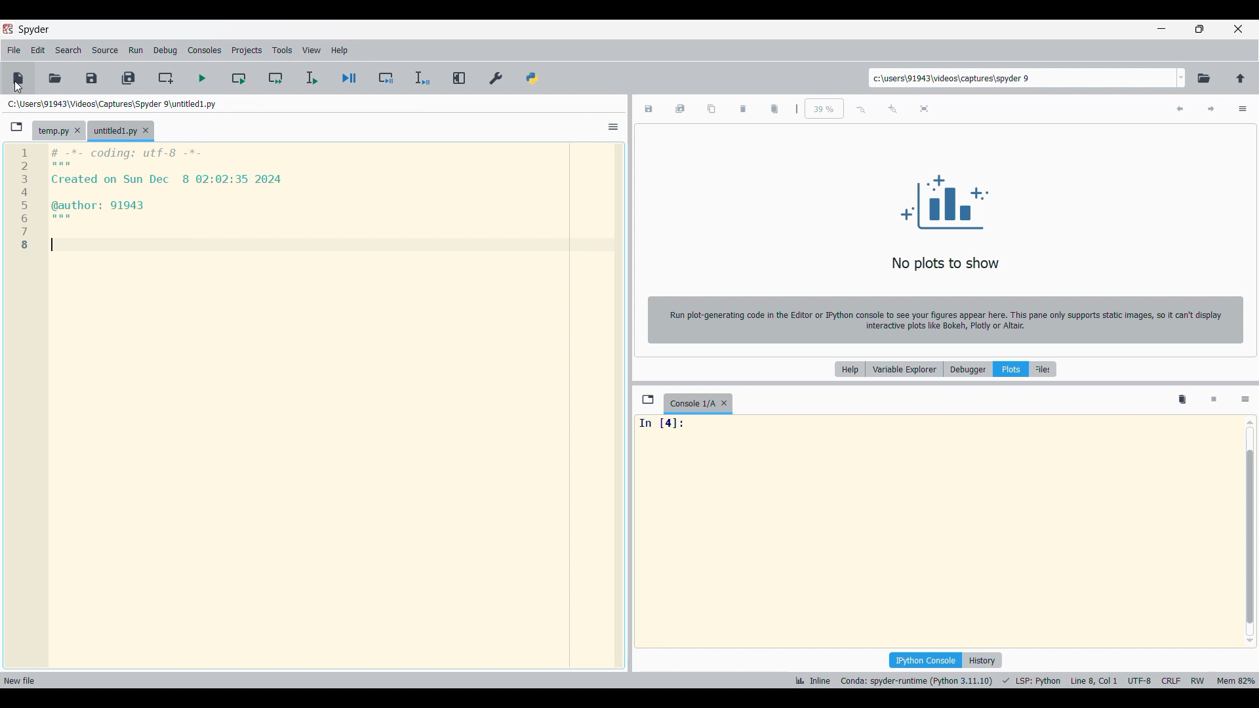  Describe the element at coordinates (893, 109) in the screenshot. I see `Zoom in` at that location.